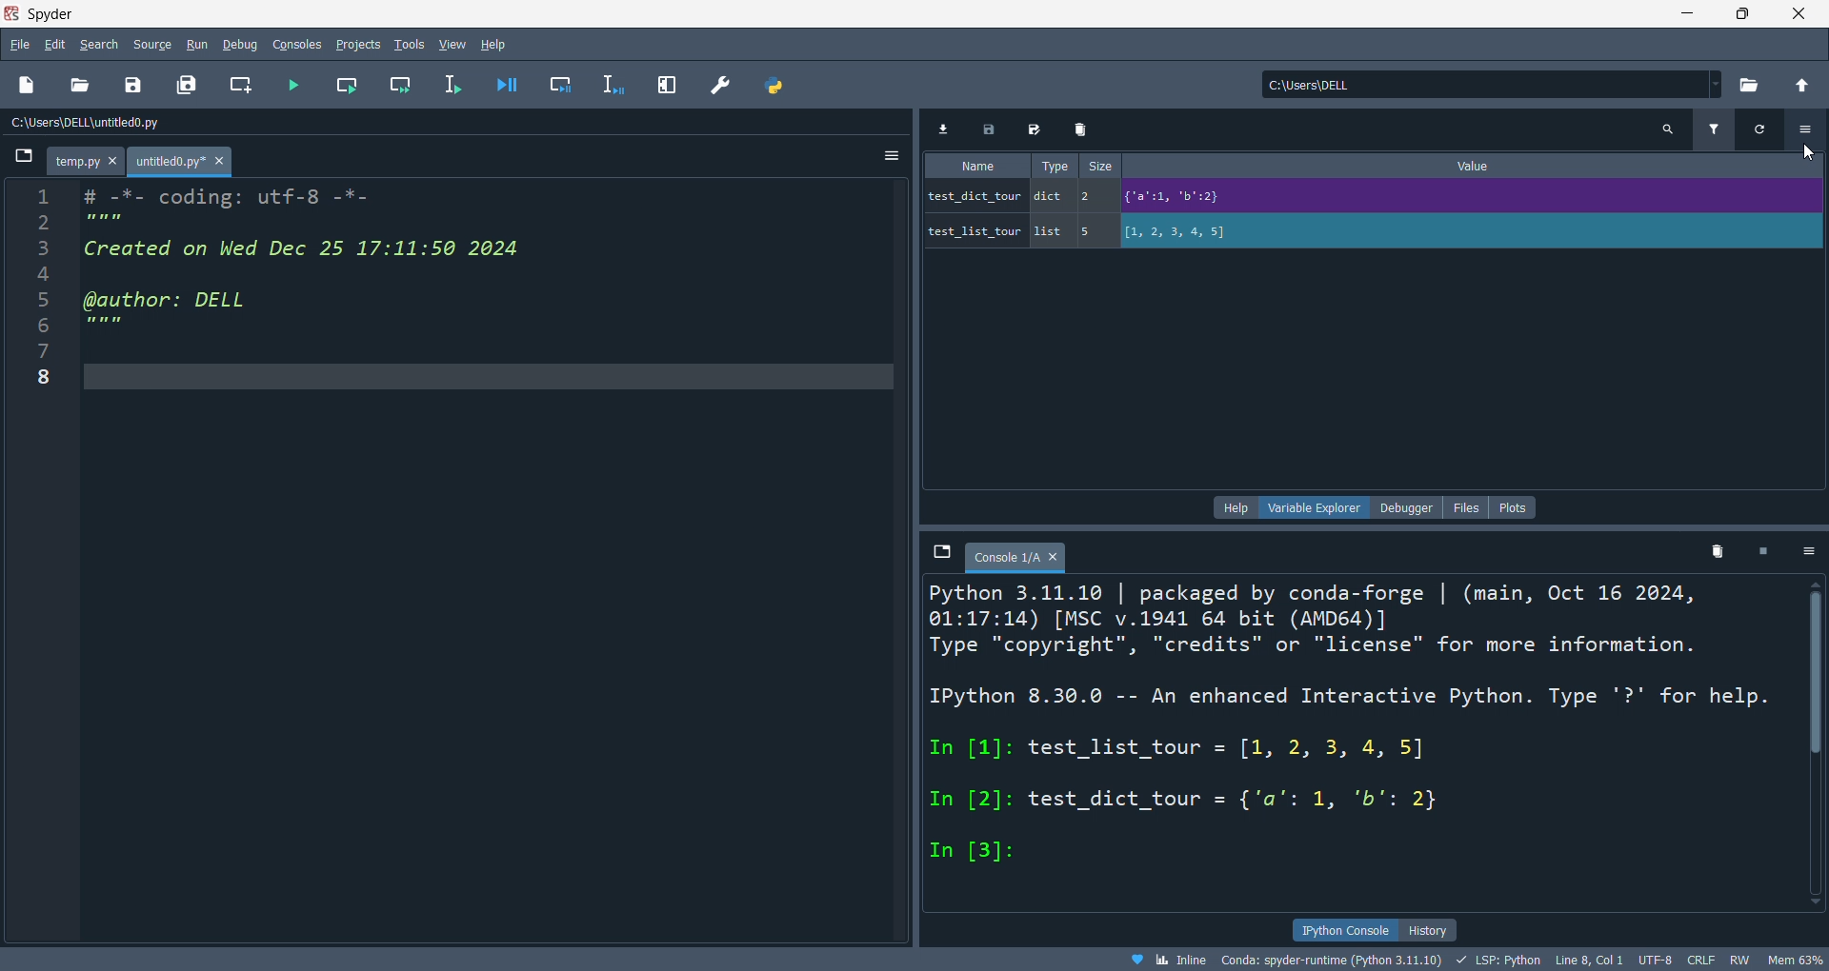 This screenshot has height=971, width=1829. What do you see at coordinates (667, 84) in the screenshot?
I see `expand pane` at bounding box center [667, 84].